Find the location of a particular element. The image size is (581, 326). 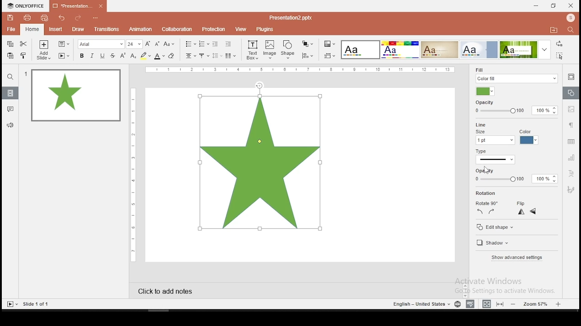

theme is located at coordinates (439, 50).